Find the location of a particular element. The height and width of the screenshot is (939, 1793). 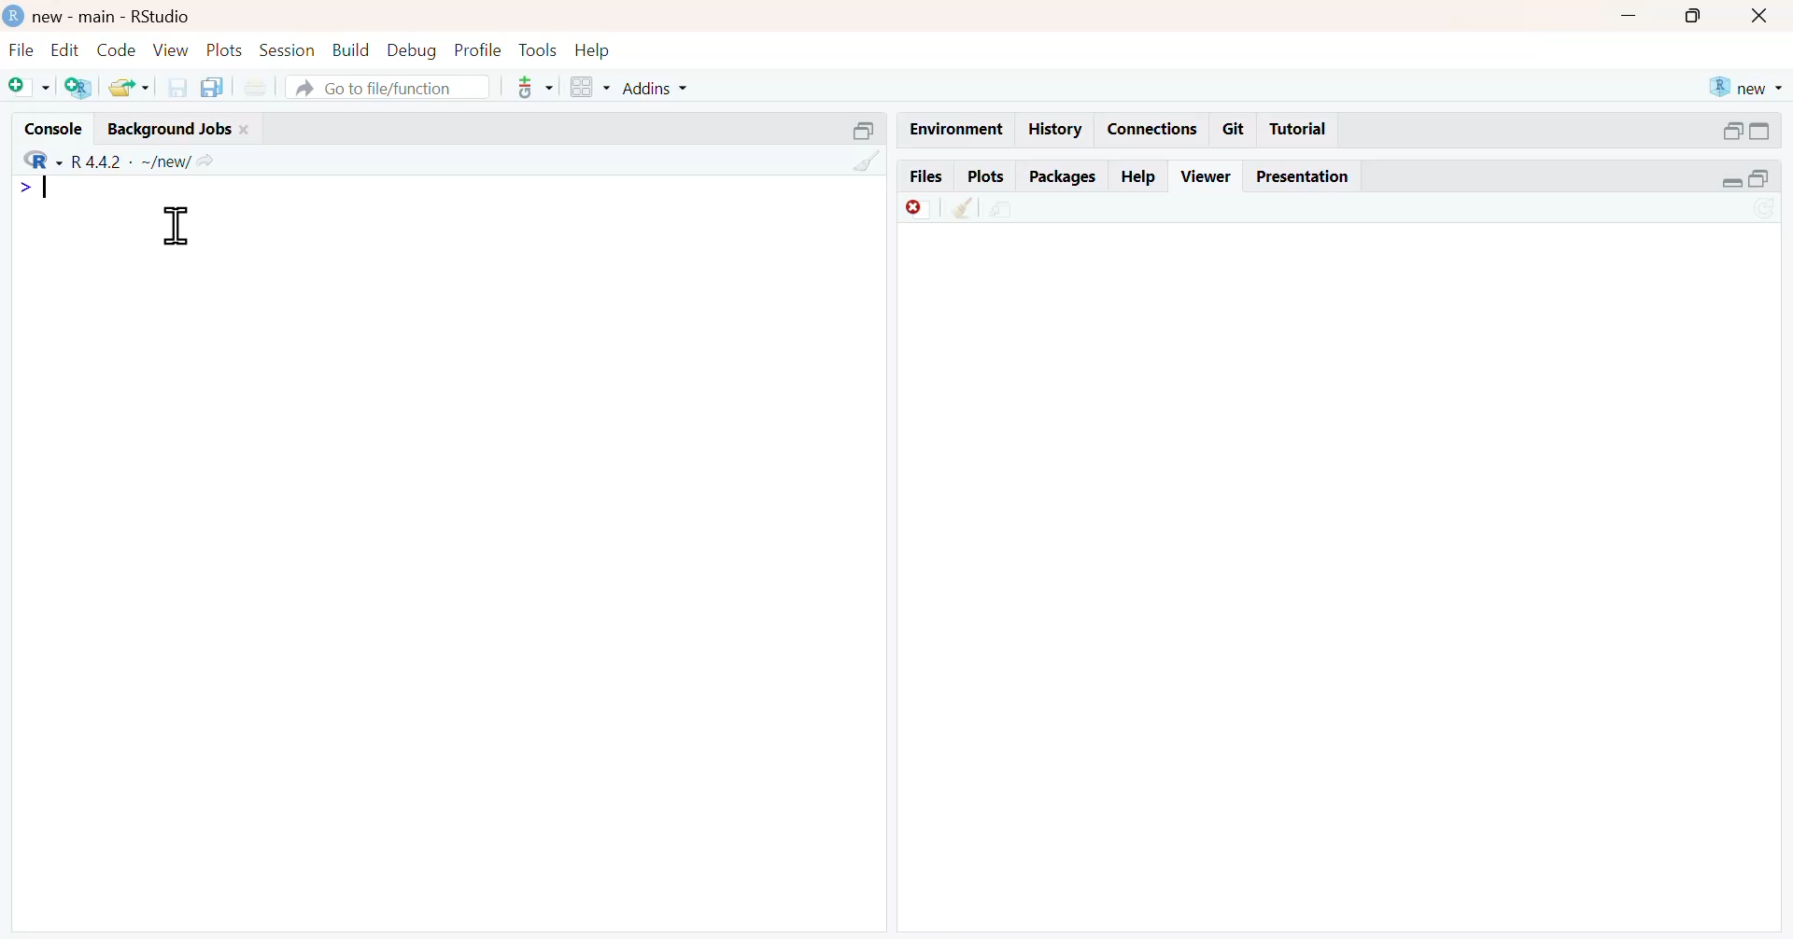

background jobs is located at coordinates (165, 128).